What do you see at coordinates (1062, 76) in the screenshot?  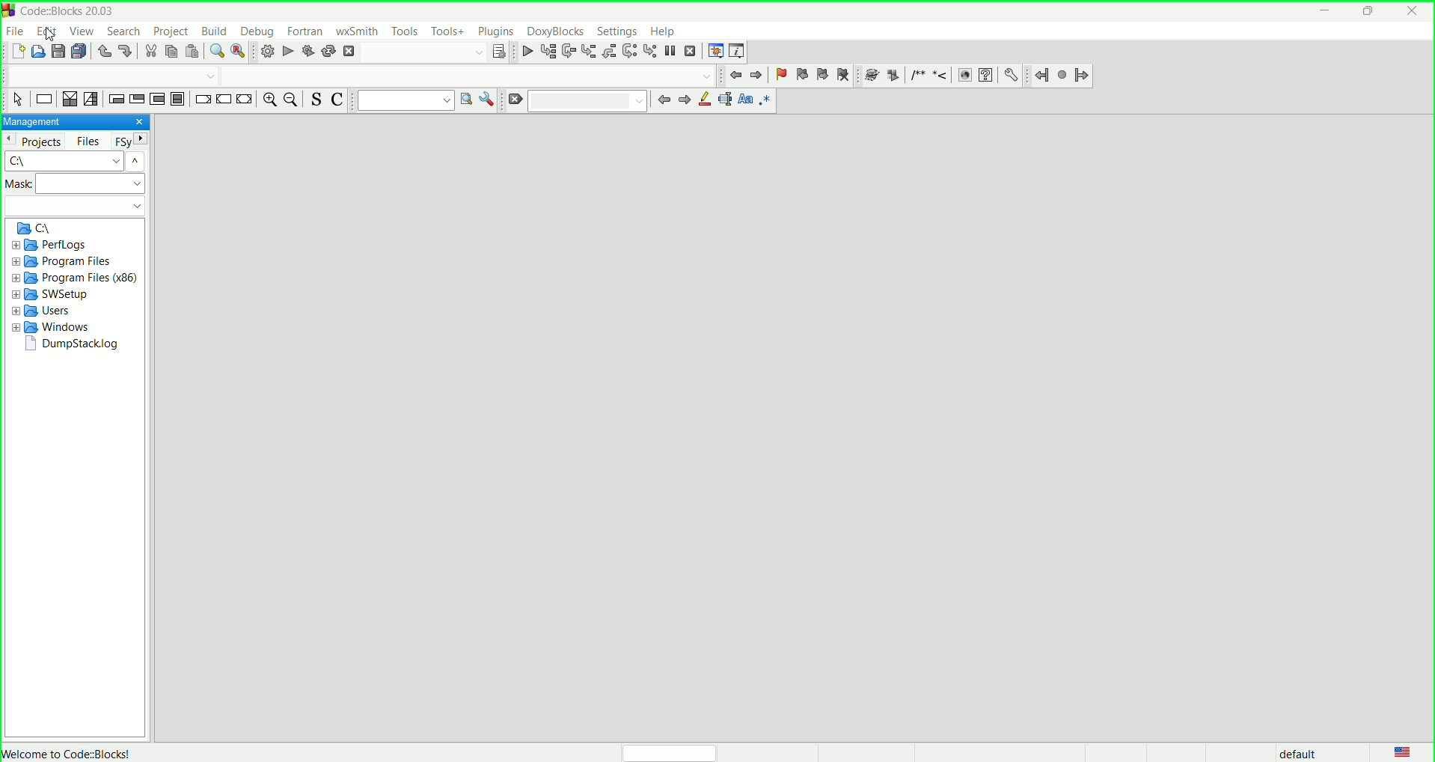 I see `last jump` at bounding box center [1062, 76].